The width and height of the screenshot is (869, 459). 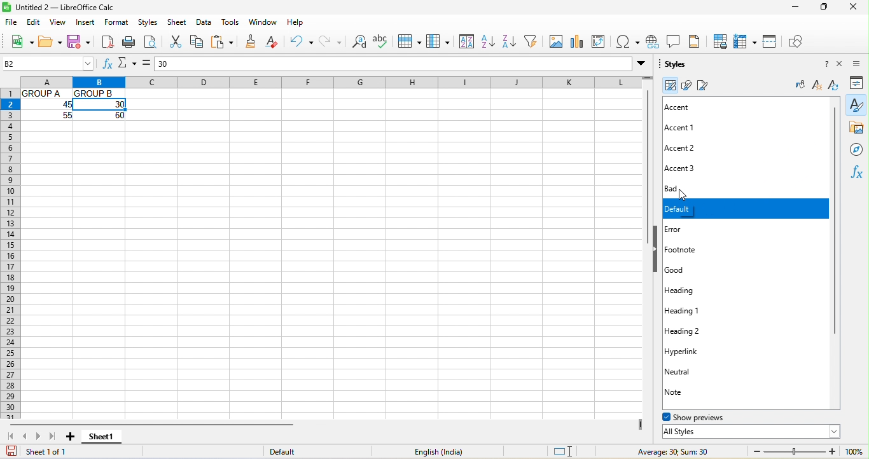 I want to click on insert, so click(x=88, y=24).